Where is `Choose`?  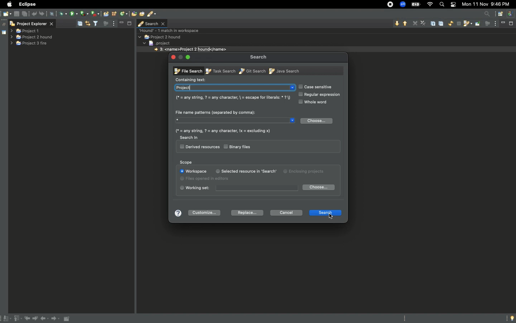
Choose is located at coordinates (317, 121).